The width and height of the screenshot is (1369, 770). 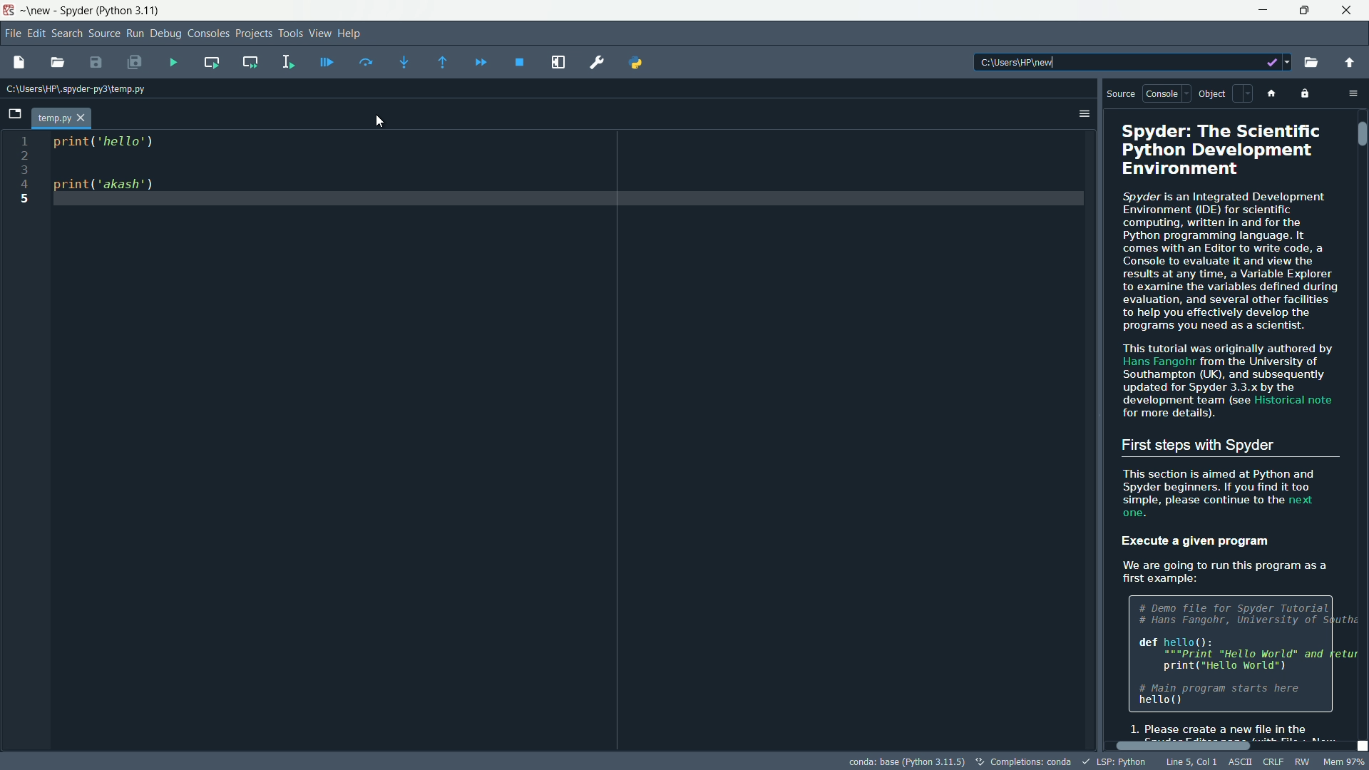 I want to click on drop down, so click(x=1288, y=62).